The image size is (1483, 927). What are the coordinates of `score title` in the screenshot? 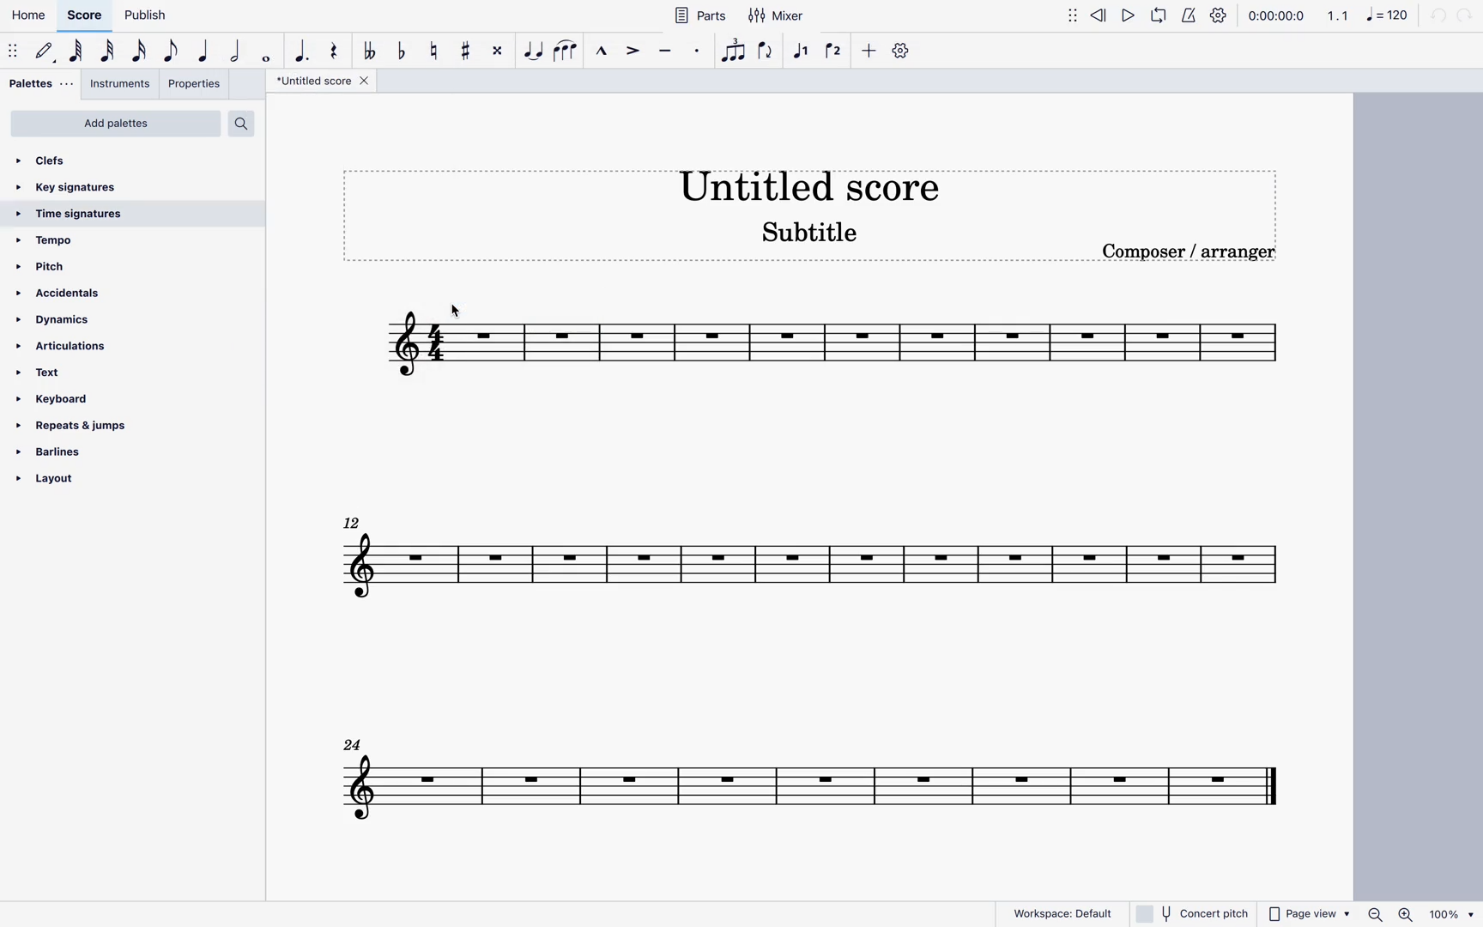 It's located at (310, 82).